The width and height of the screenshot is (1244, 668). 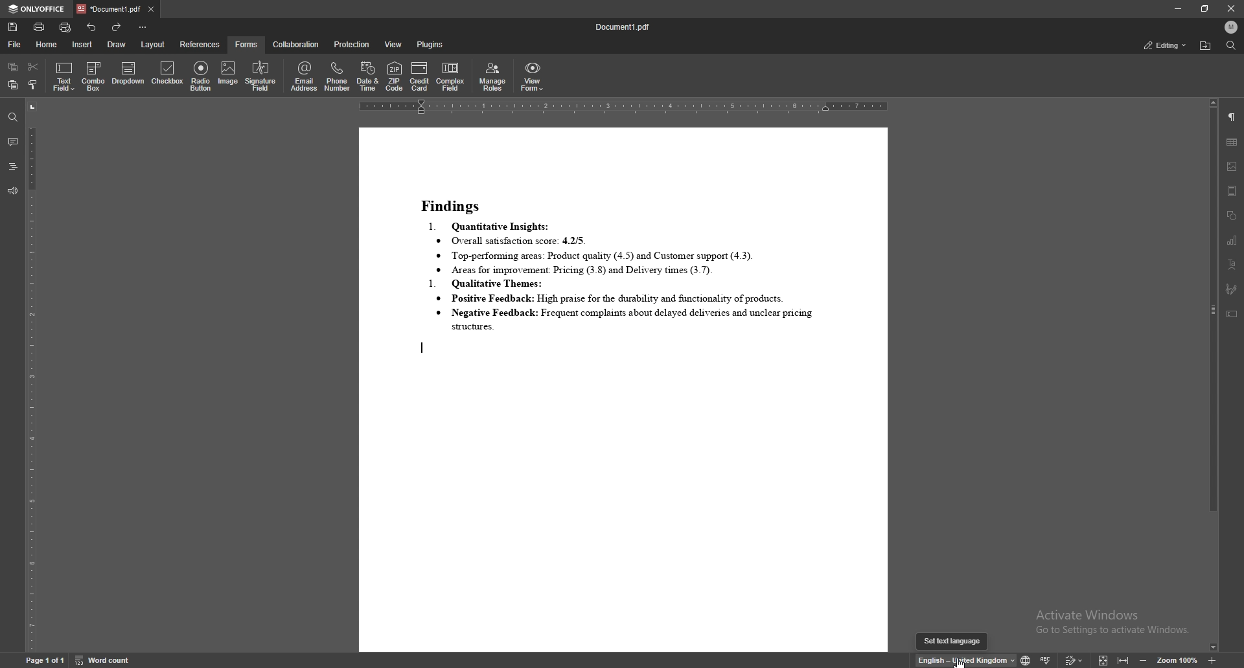 I want to click on paragraph, so click(x=1231, y=117).